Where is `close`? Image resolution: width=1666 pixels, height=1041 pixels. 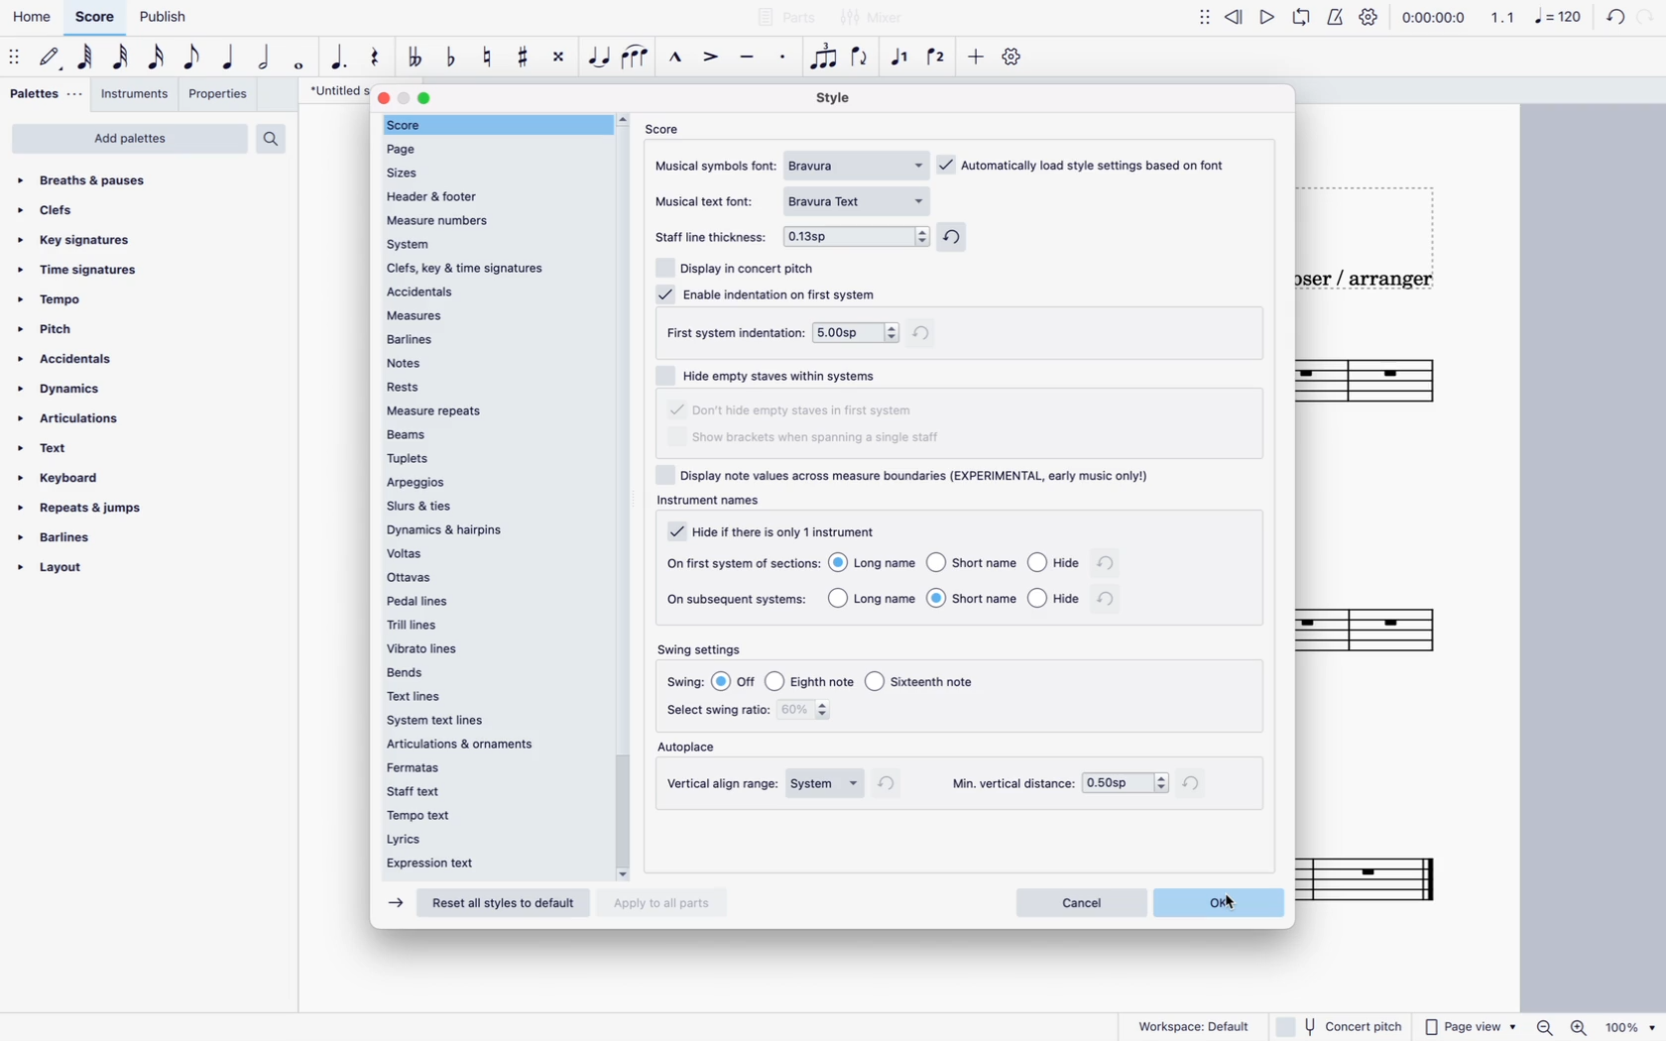 close is located at coordinates (385, 97).